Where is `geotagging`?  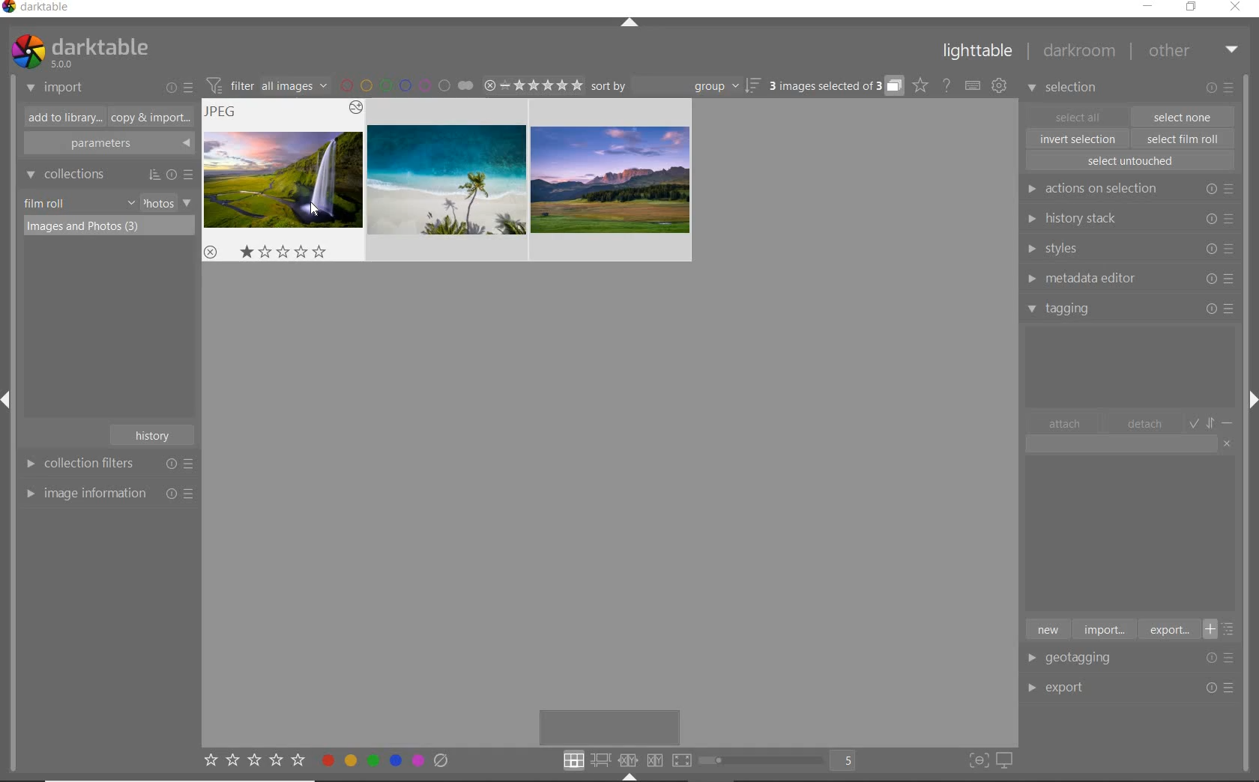
geotagging is located at coordinates (1083, 659).